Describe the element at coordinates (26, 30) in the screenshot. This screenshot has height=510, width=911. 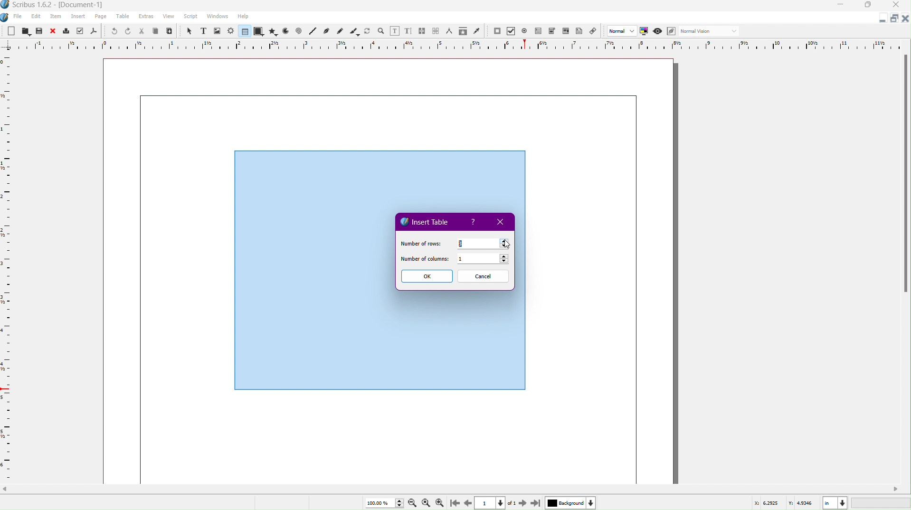
I see `Open` at that location.